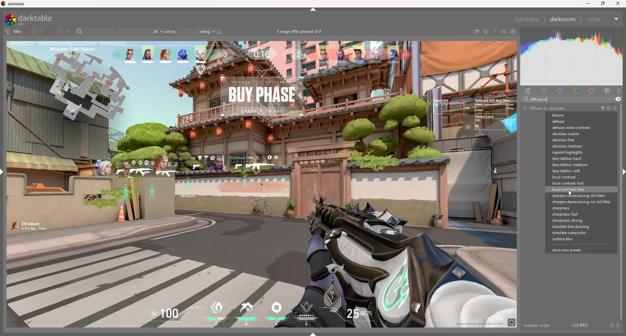 The width and height of the screenshot is (626, 336). I want to click on change type of element, so click(486, 32).